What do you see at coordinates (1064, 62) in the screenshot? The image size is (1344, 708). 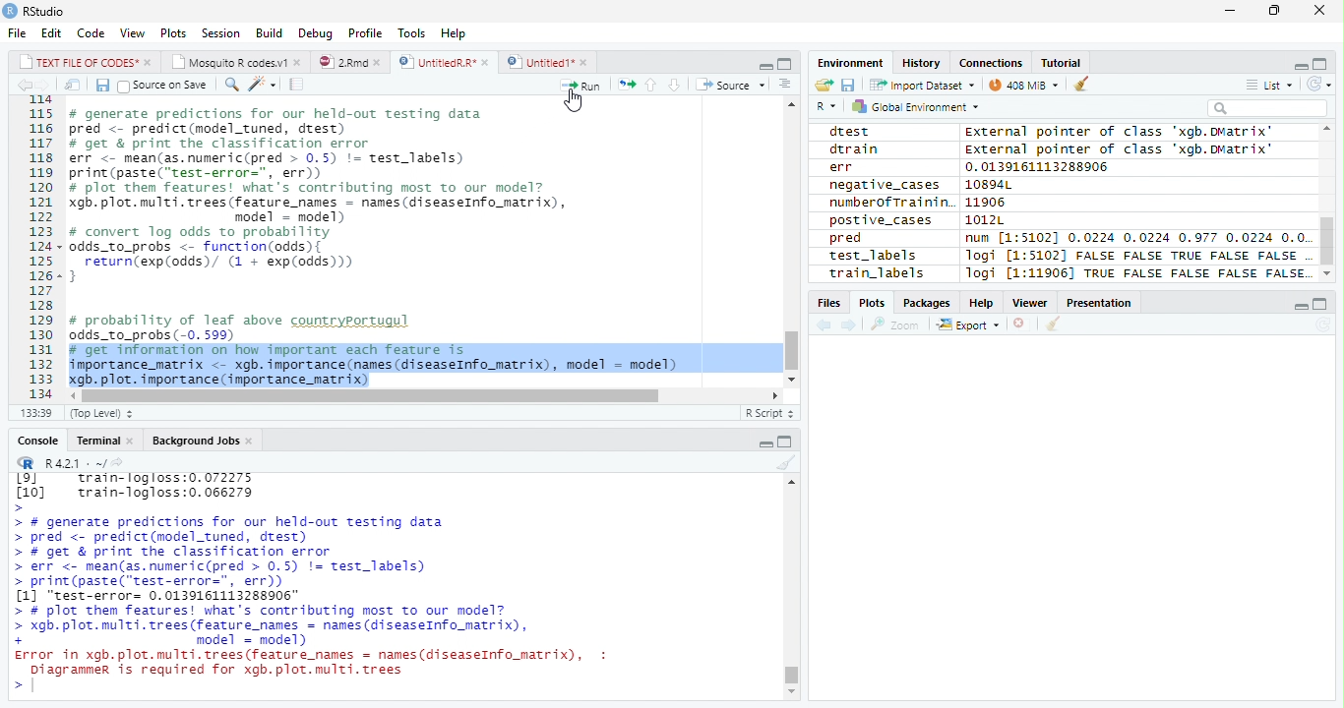 I see `Tutorial` at bounding box center [1064, 62].